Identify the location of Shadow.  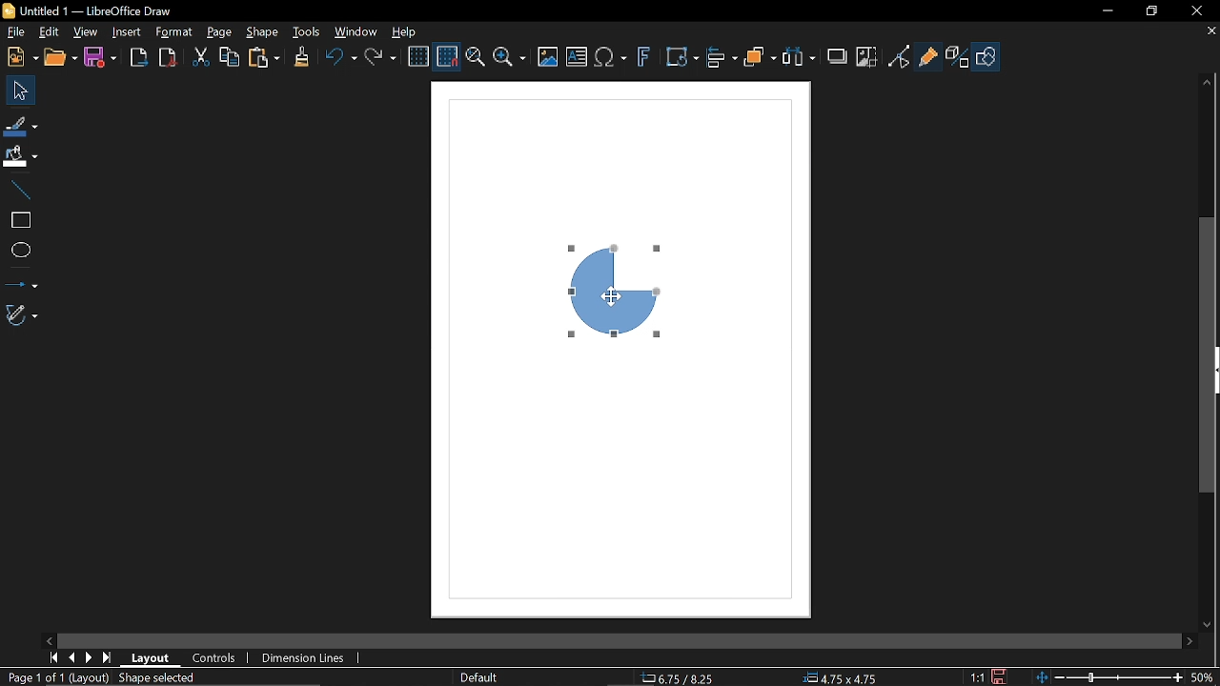
(838, 54).